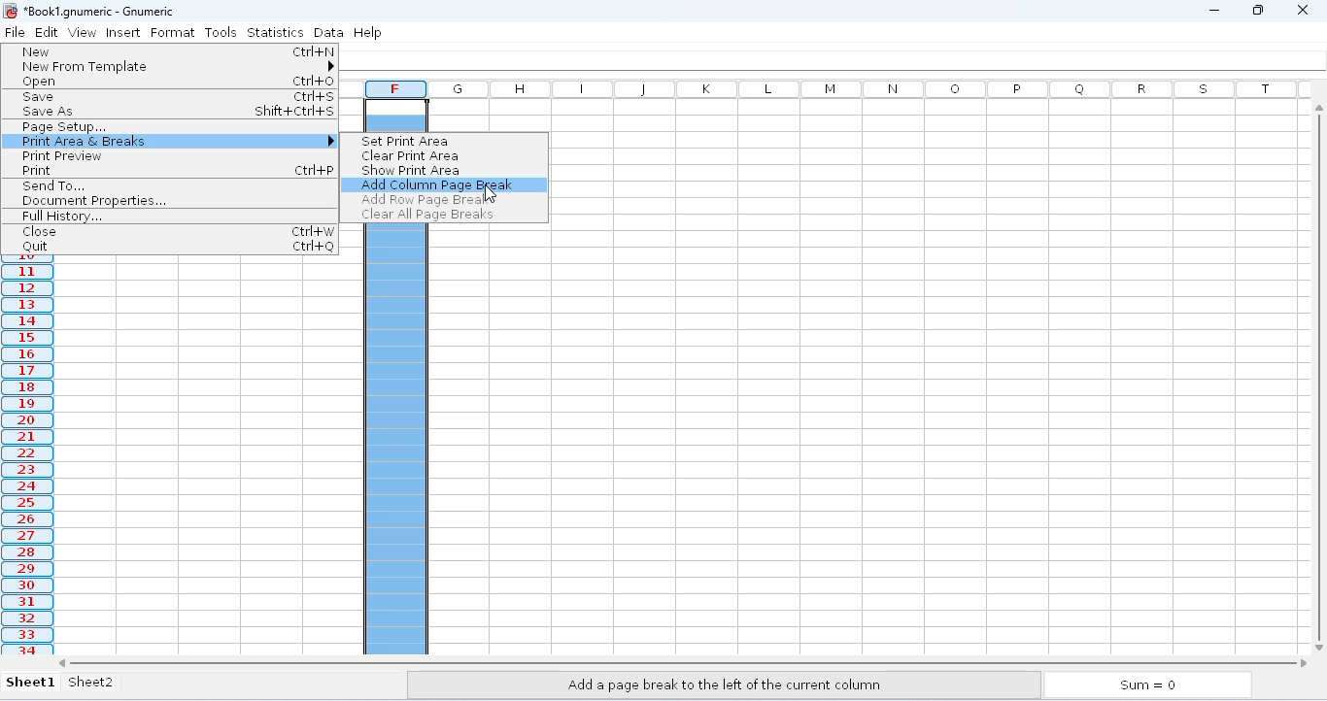  I want to click on shortcut for open, so click(314, 82).